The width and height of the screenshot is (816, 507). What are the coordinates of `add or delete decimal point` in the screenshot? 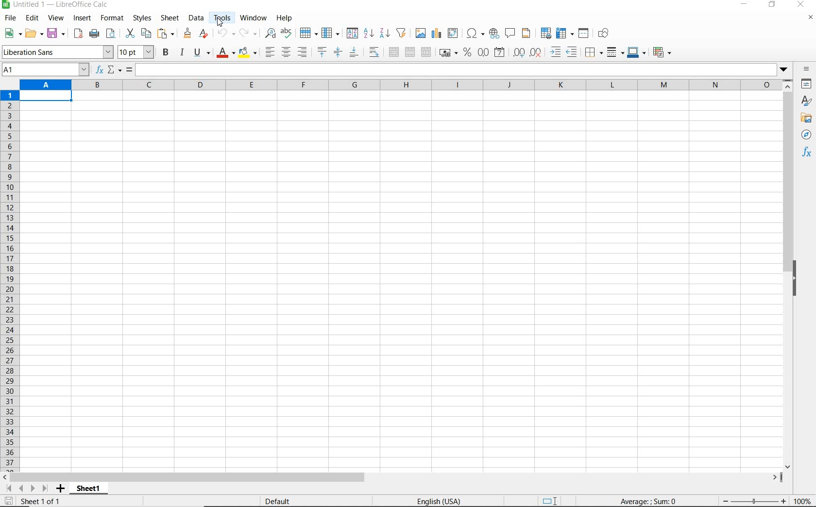 It's located at (527, 52).